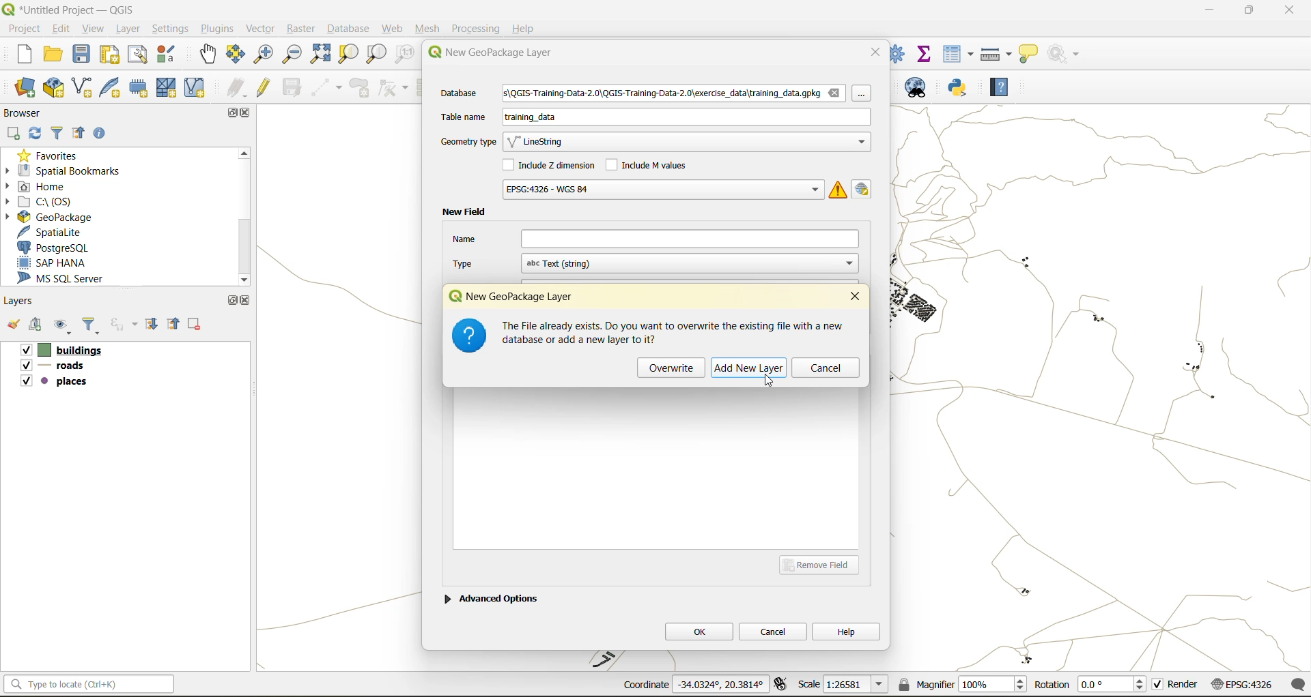 Image resolution: width=1311 pixels, height=697 pixels. Describe the element at coordinates (140, 89) in the screenshot. I see `temporary scratch layer` at that location.